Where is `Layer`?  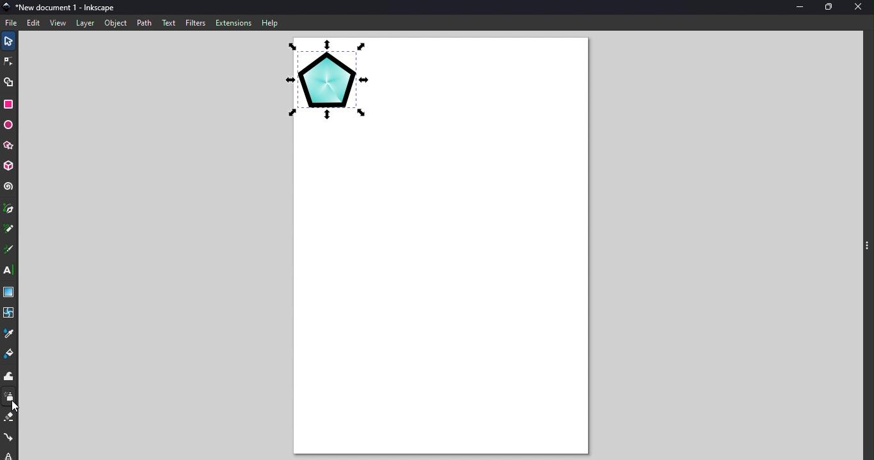
Layer is located at coordinates (84, 22).